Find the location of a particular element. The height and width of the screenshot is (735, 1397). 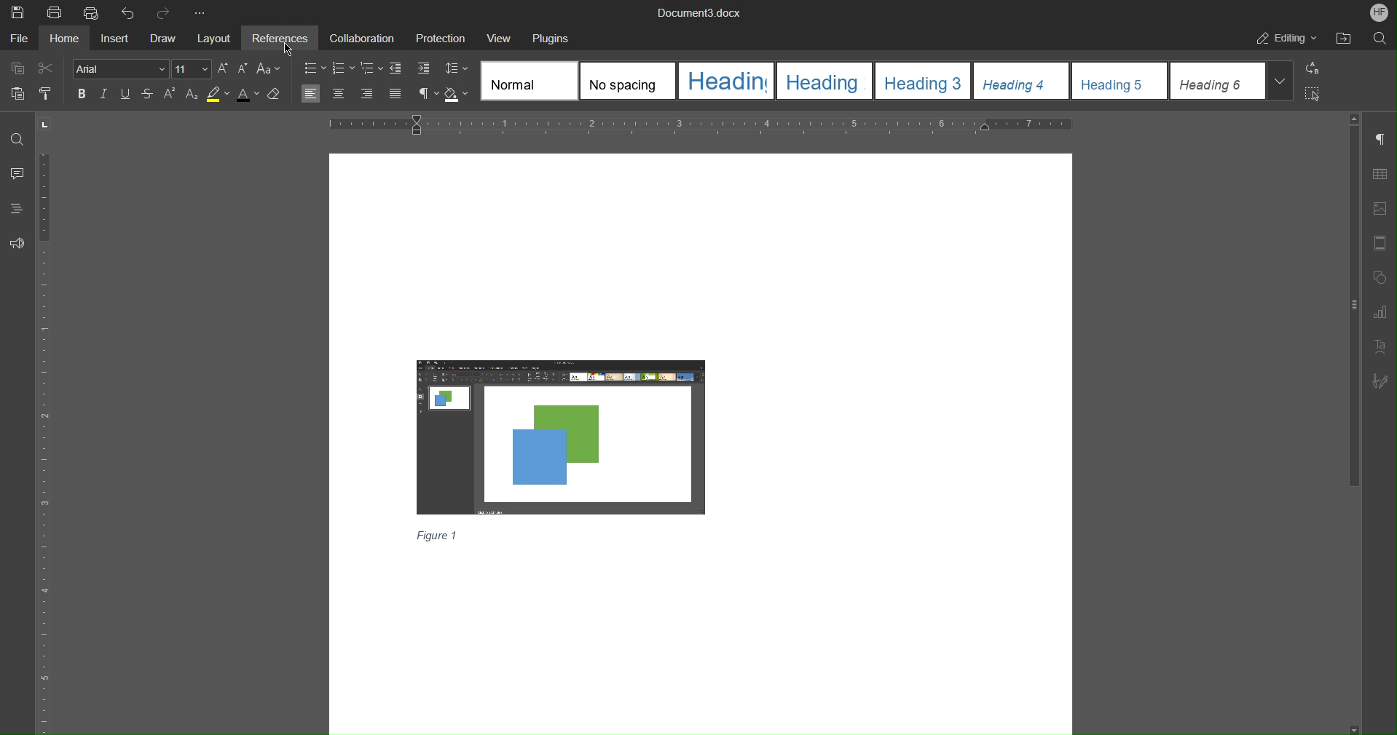

Multilevel list is located at coordinates (369, 66).